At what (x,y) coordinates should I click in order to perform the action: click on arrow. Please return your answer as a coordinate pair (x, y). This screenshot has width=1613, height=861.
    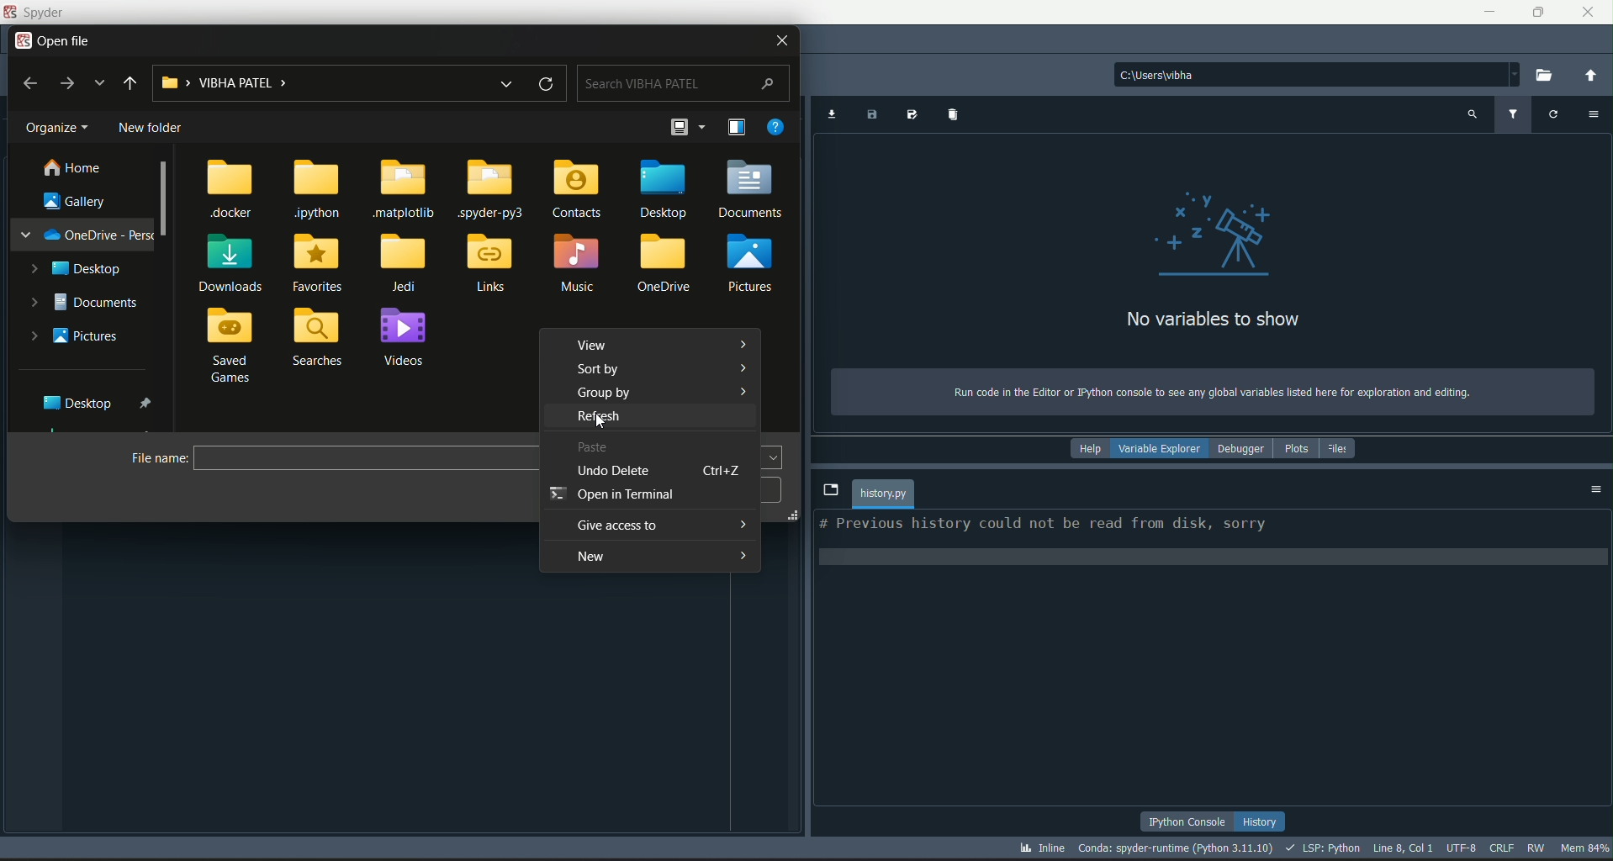
    Looking at the image, I should click on (741, 342).